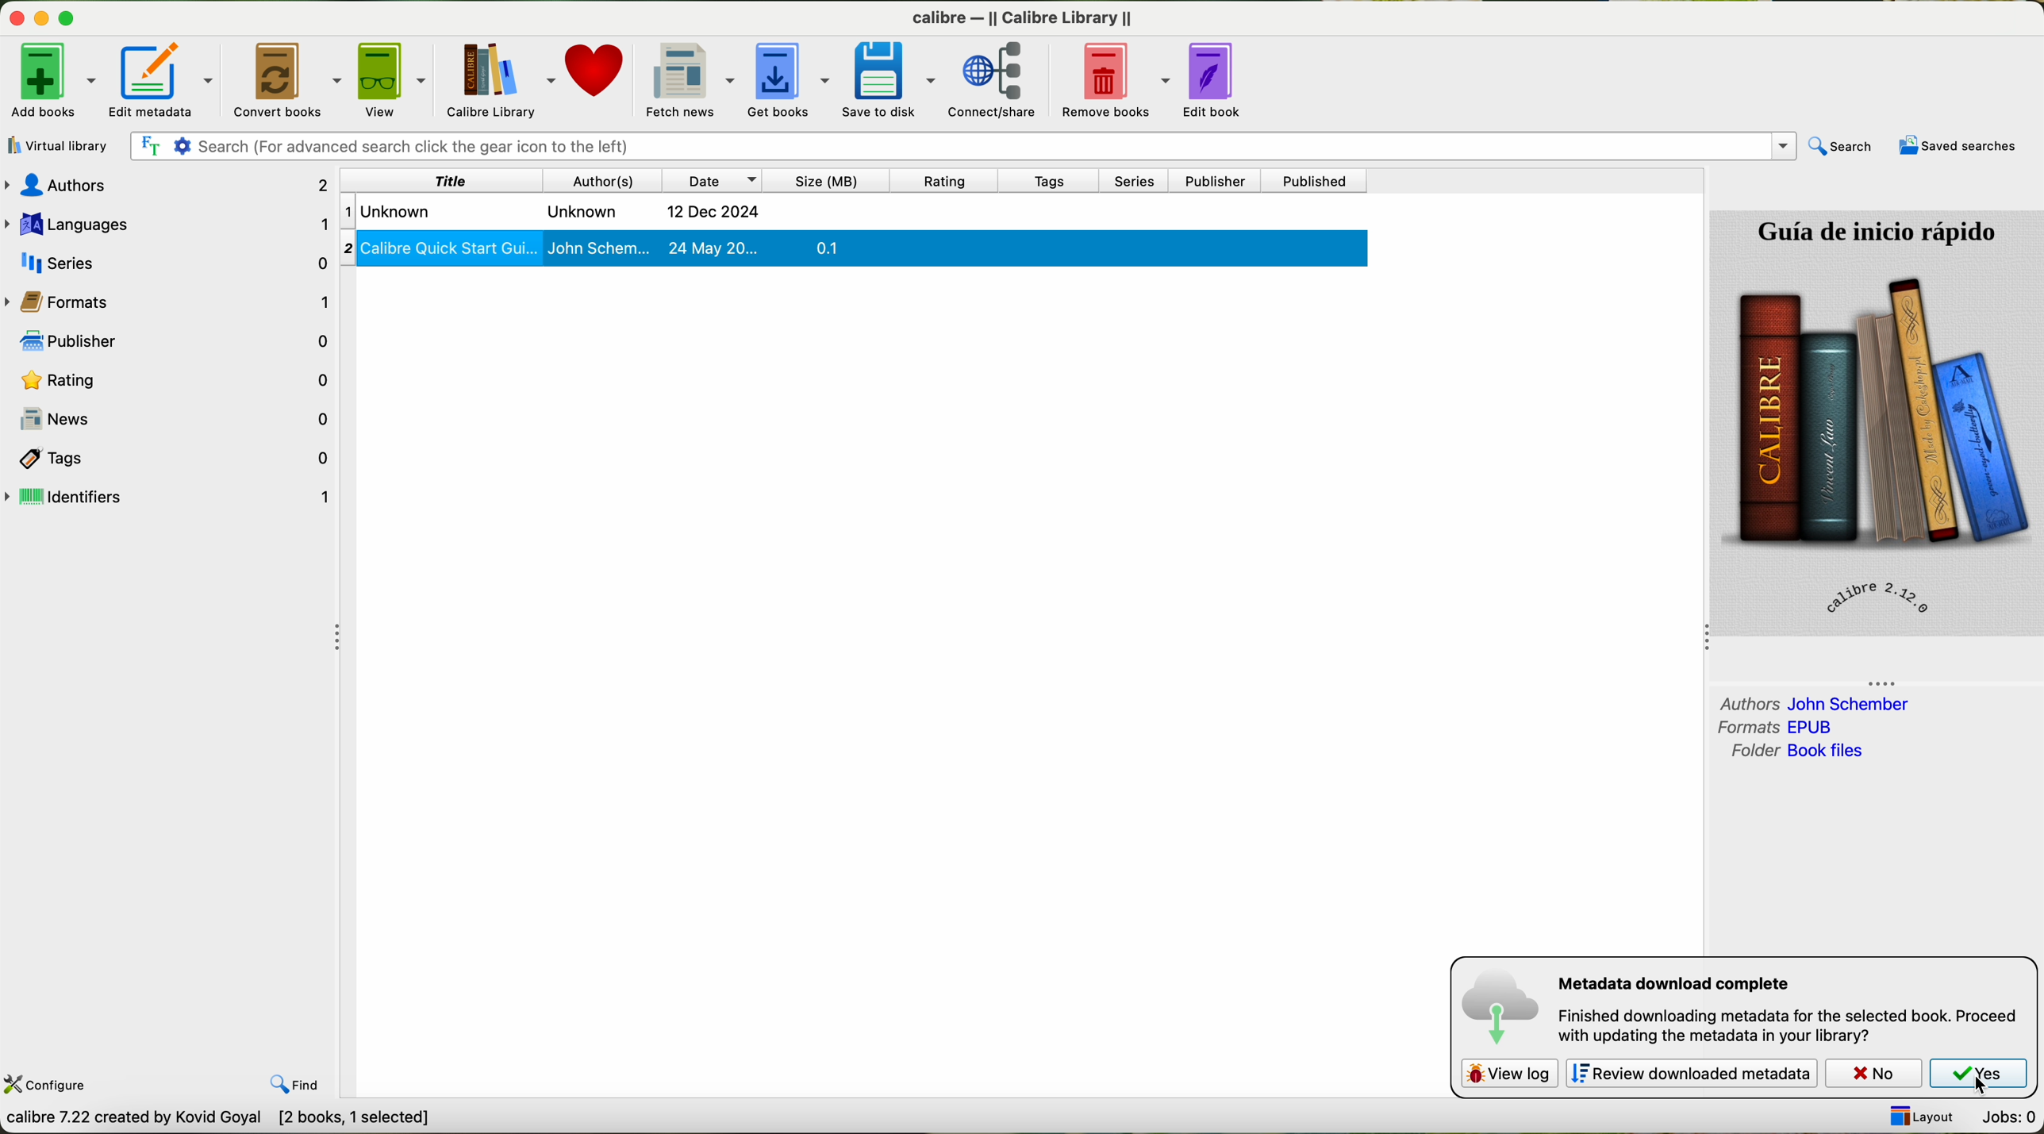 The height and width of the screenshot is (1134, 2044). What do you see at coordinates (1508, 1071) in the screenshot?
I see `view log` at bounding box center [1508, 1071].